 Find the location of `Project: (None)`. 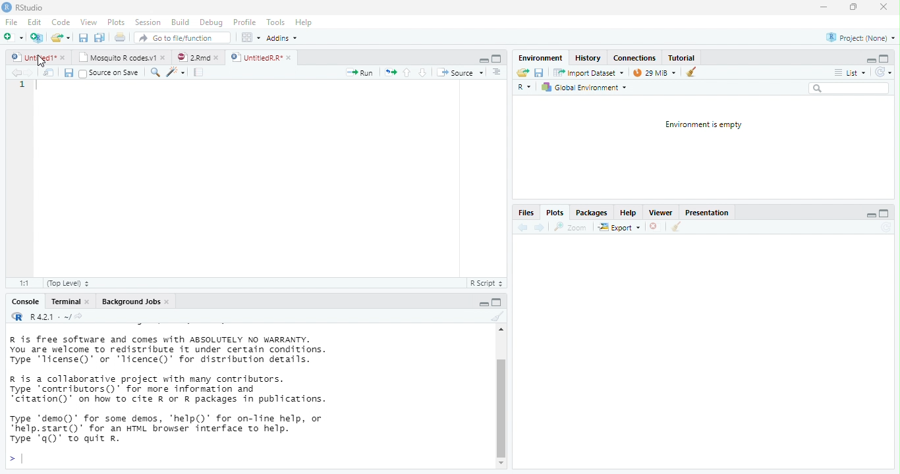

Project: (None) is located at coordinates (861, 38).